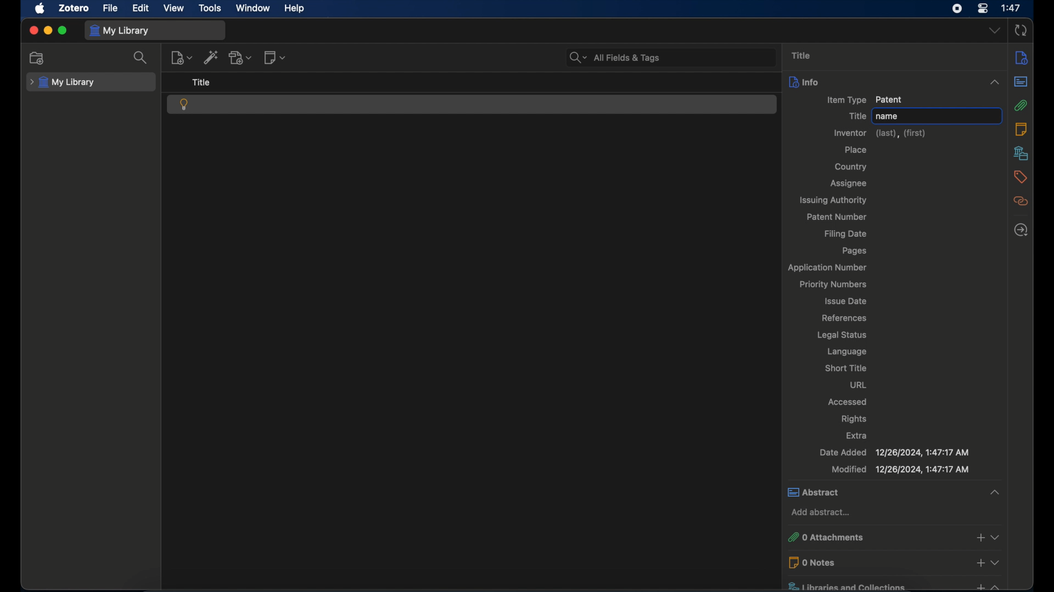  What do you see at coordinates (822, 513) in the screenshot?
I see `add abstract` at bounding box center [822, 513].